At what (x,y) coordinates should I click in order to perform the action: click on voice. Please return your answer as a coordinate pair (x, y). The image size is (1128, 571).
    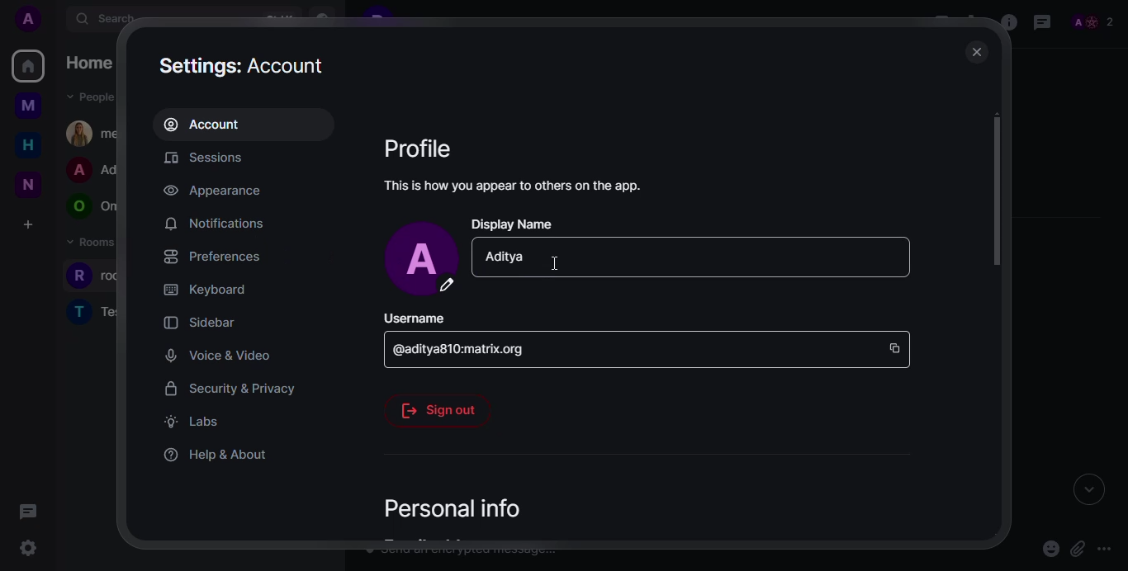
    Looking at the image, I should click on (217, 354).